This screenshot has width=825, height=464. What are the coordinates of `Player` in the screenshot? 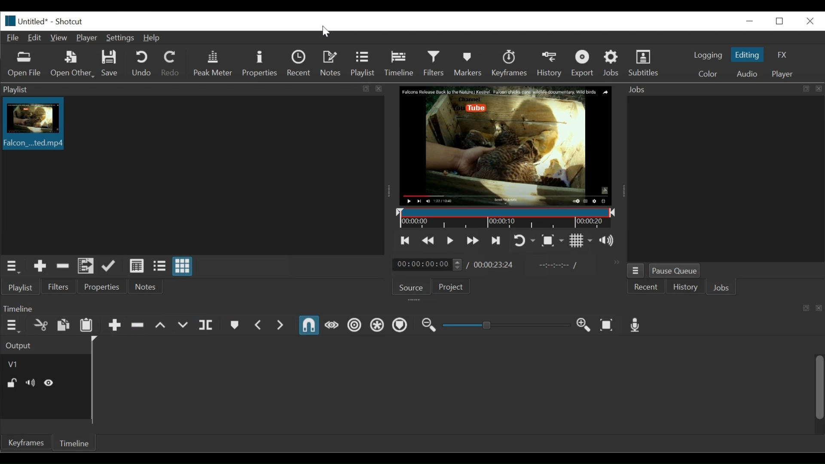 It's located at (782, 74).